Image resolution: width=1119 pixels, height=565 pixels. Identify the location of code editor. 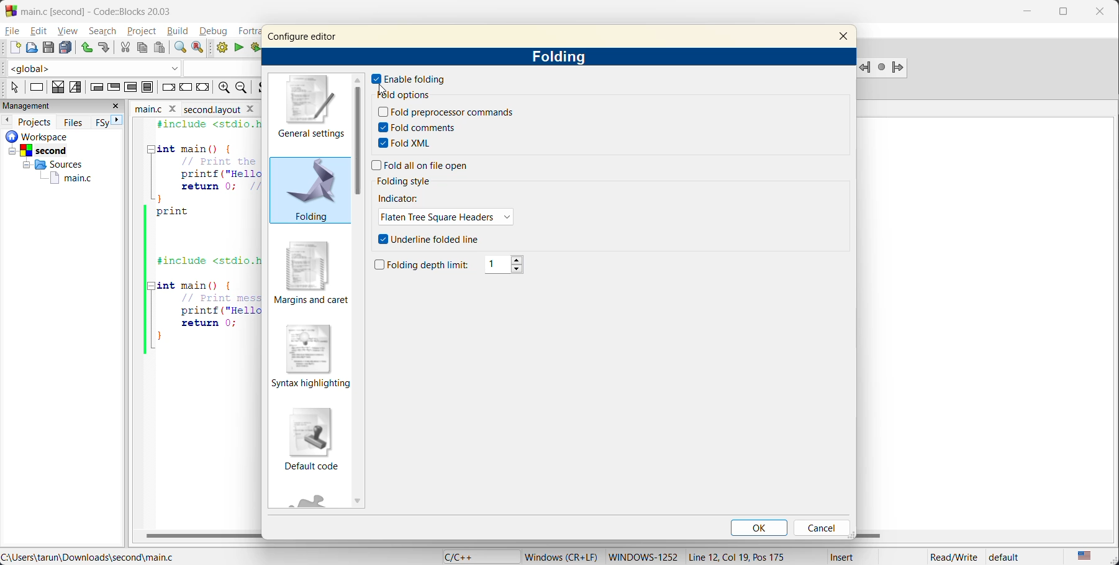
(199, 238).